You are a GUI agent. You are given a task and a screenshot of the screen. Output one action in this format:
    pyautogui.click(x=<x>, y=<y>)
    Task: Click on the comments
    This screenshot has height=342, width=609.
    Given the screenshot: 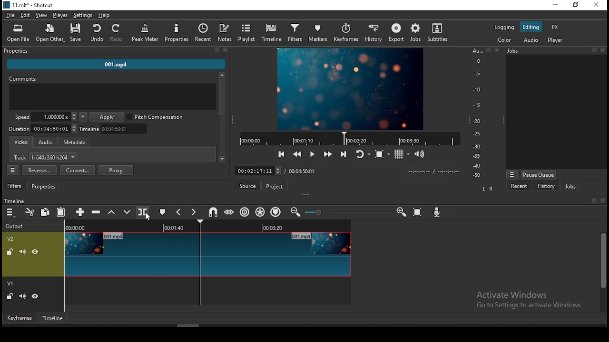 What is the action you would take?
    pyautogui.click(x=113, y=94)
    